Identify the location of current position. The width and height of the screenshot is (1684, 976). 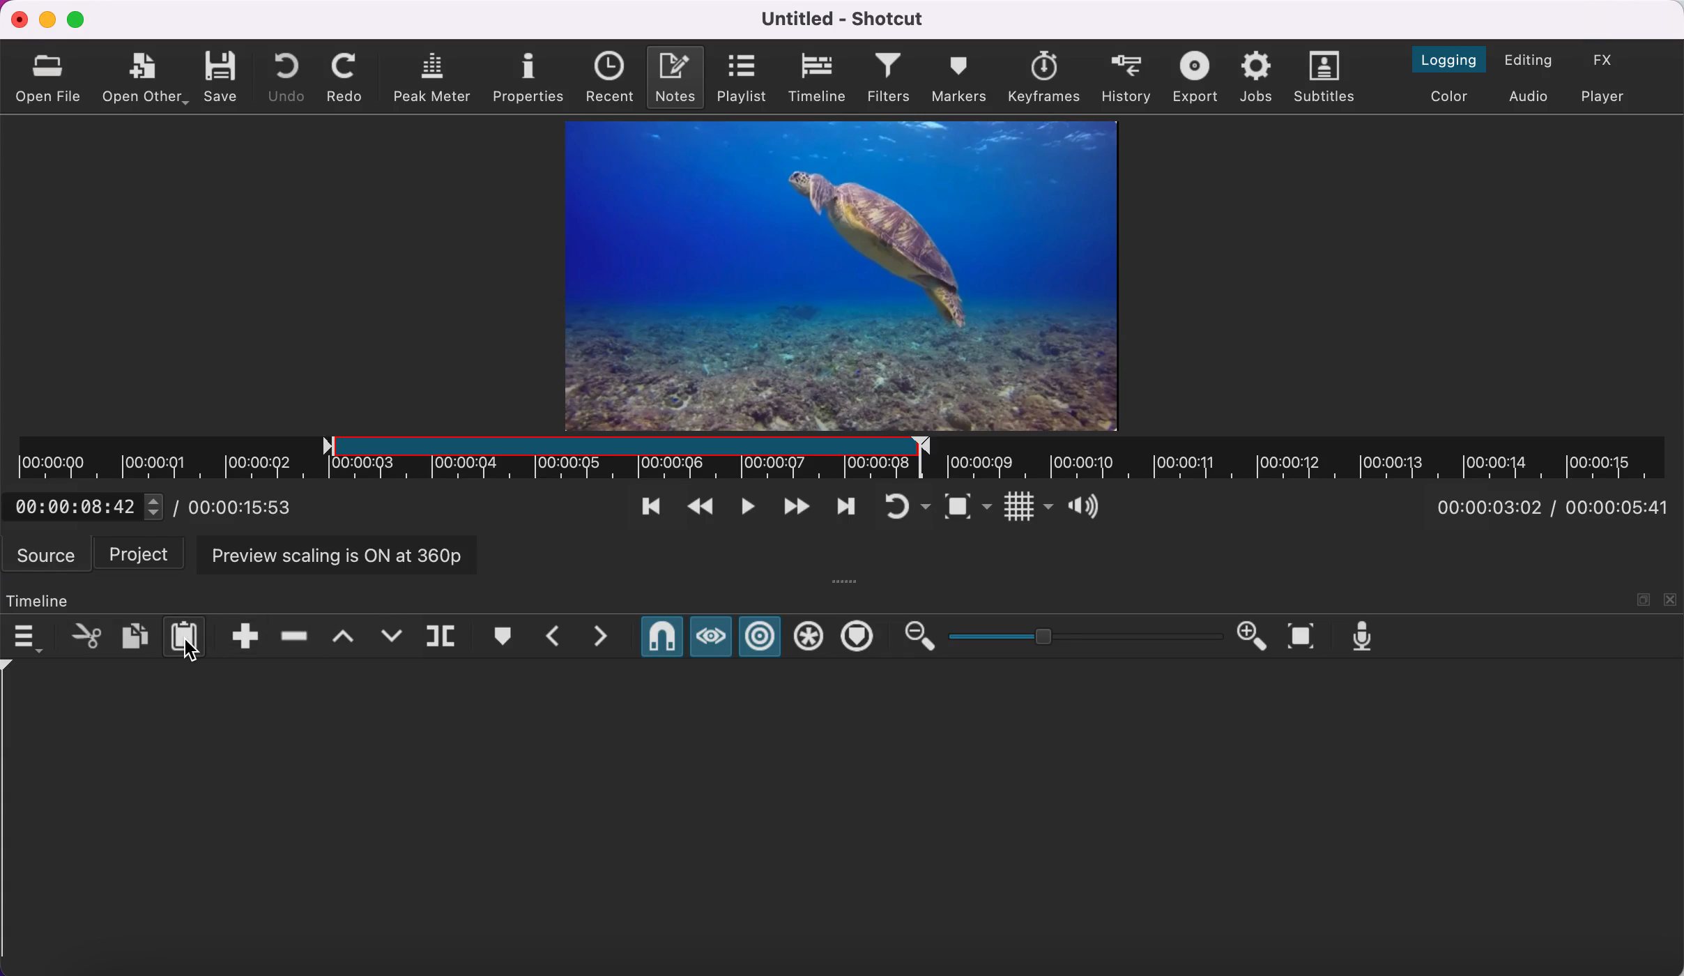
(1494, 507).